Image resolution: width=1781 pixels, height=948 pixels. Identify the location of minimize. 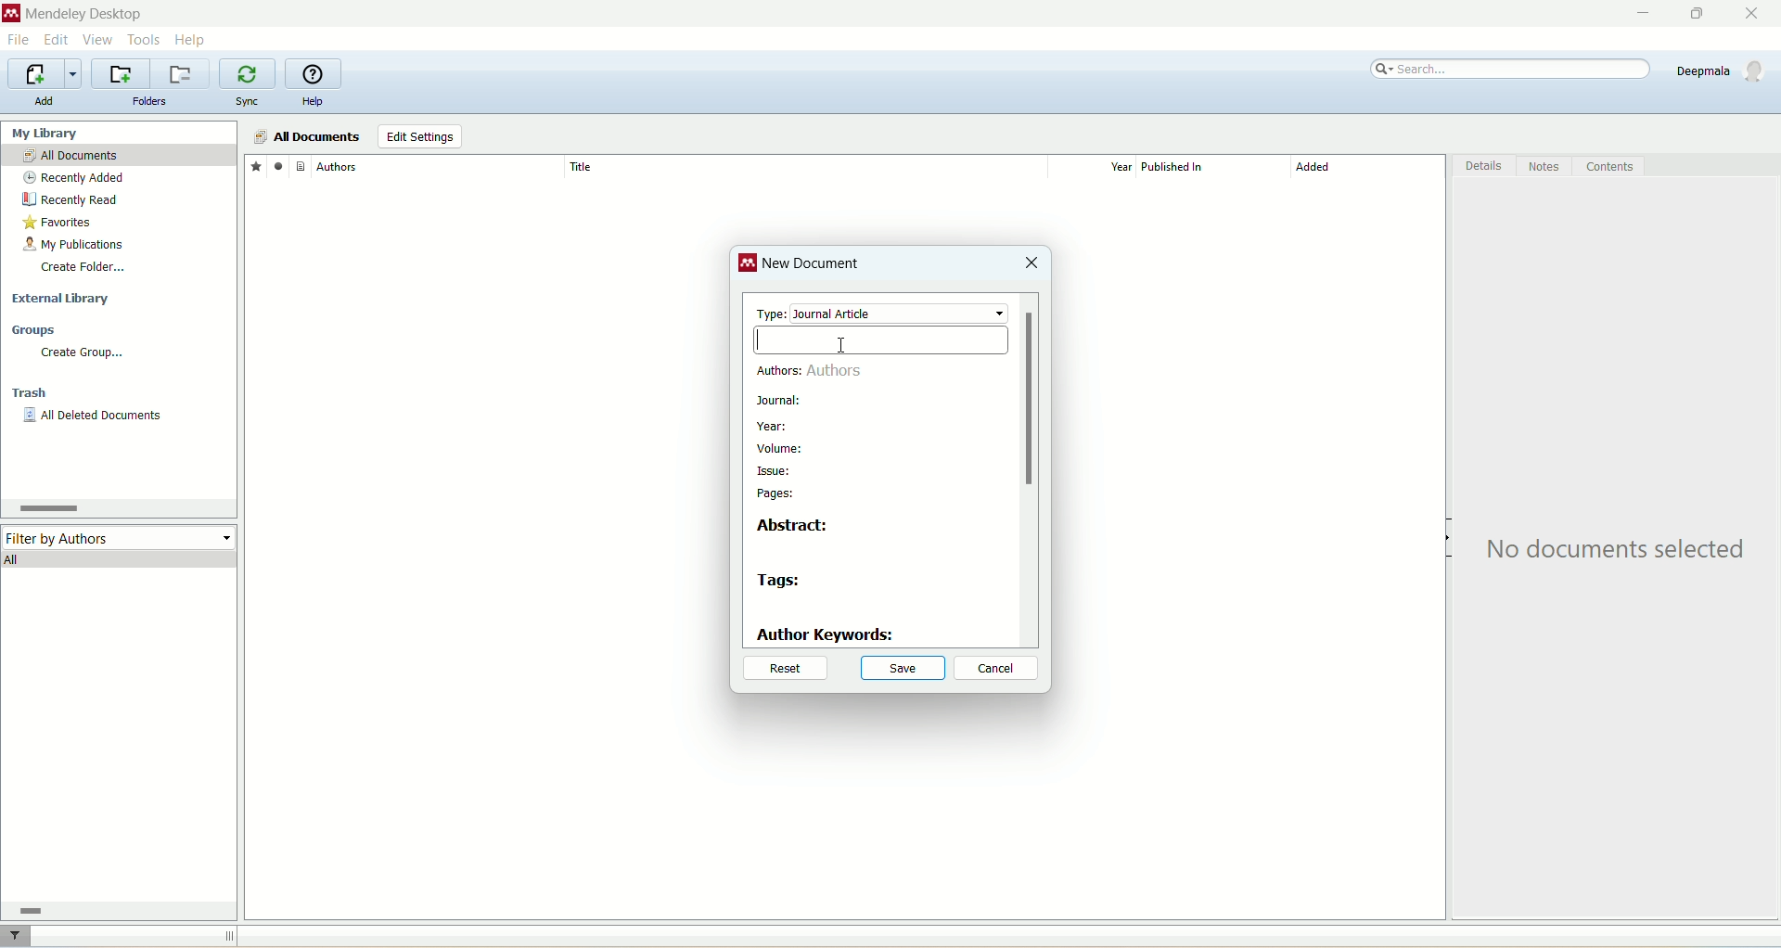
(1639, 14).